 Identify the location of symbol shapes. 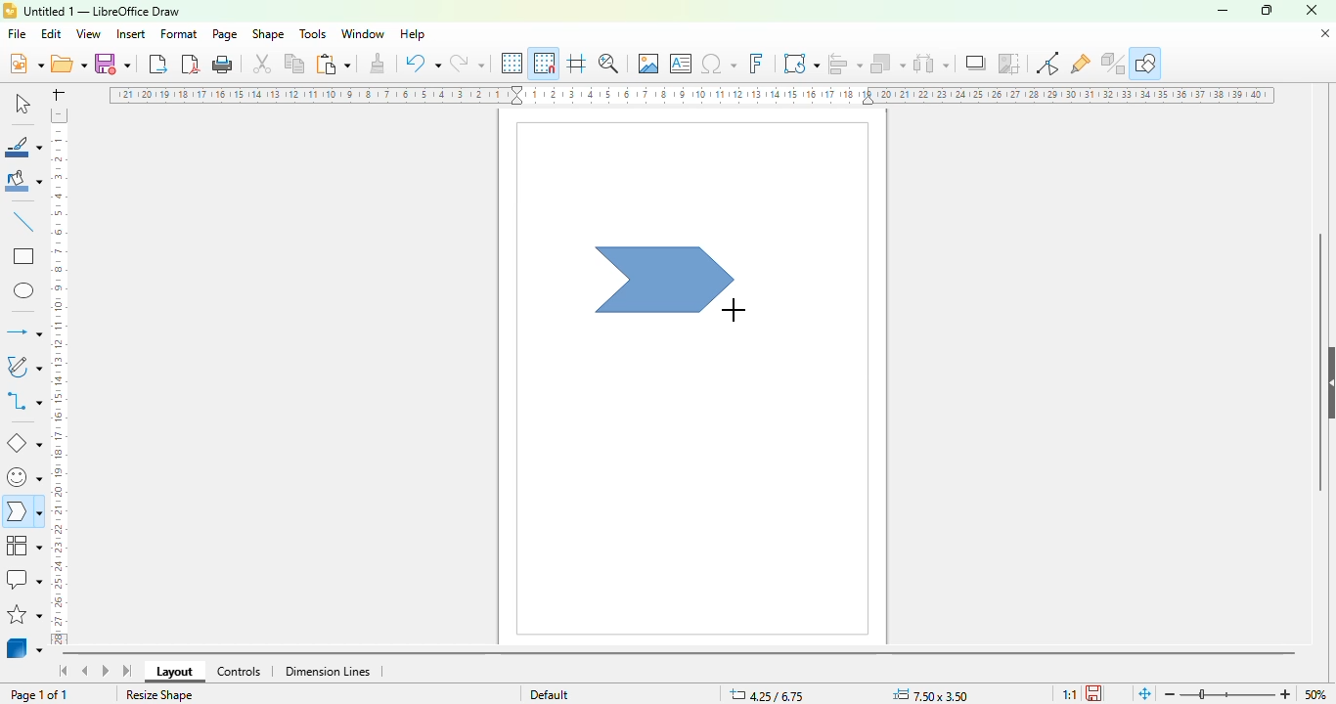
(22, 478).